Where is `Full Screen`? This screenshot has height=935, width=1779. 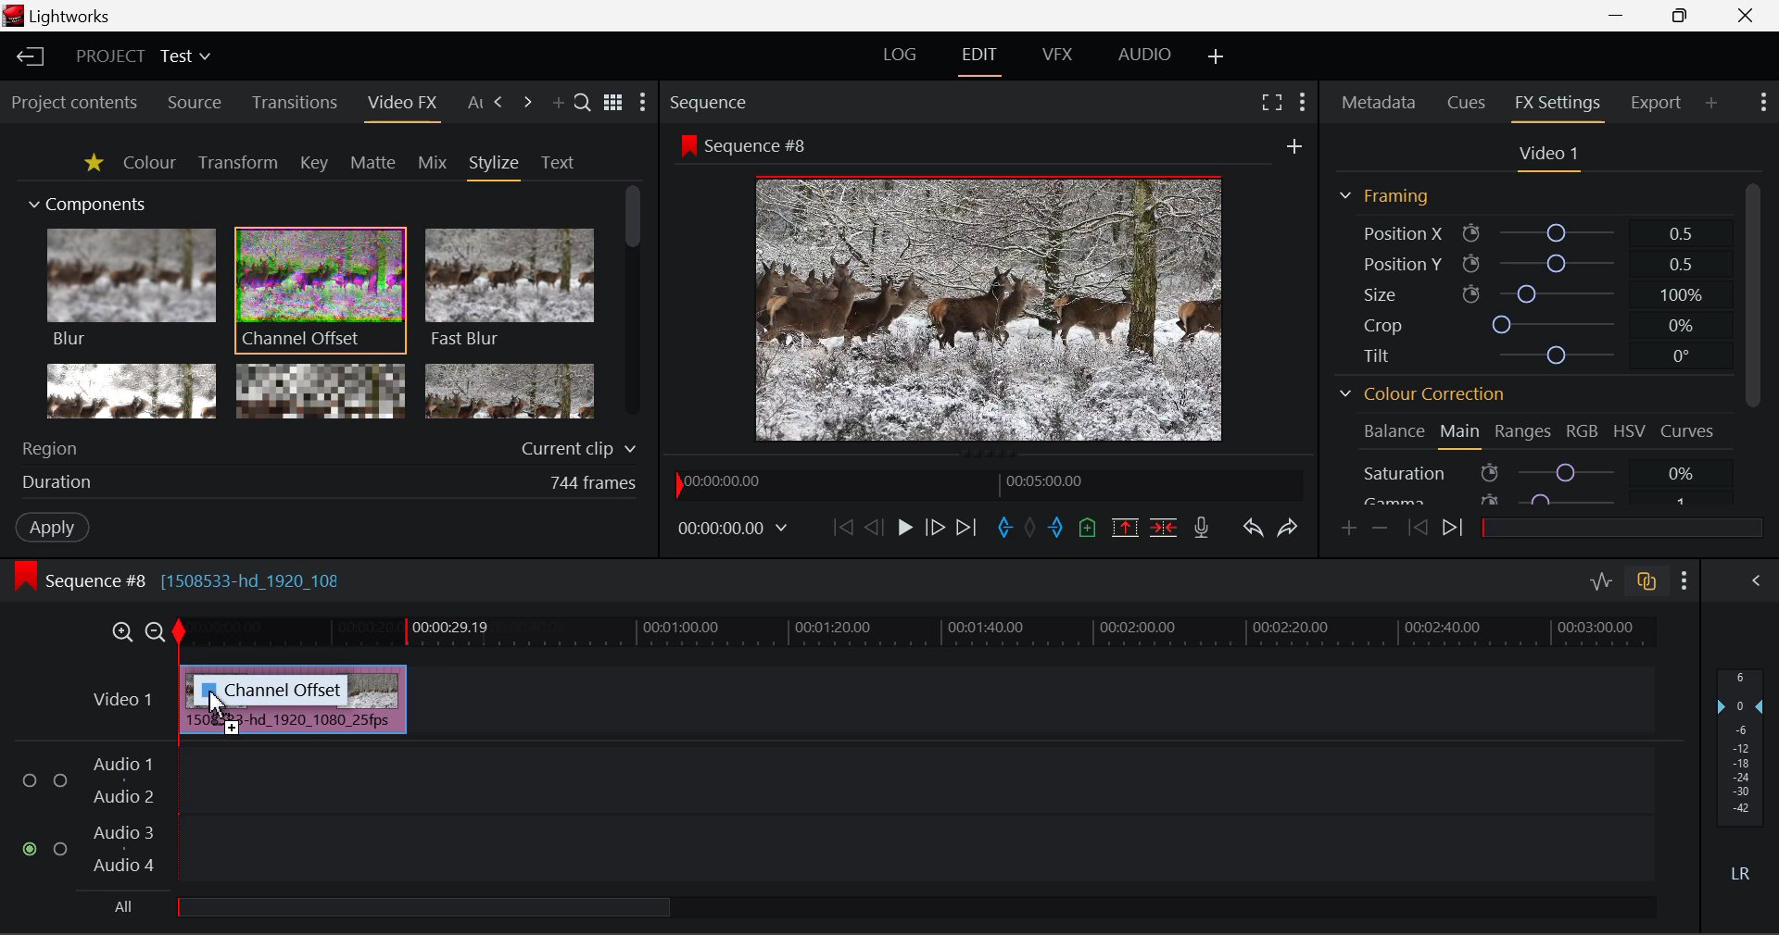
Full Screen is located at coordinates (1273, 105).